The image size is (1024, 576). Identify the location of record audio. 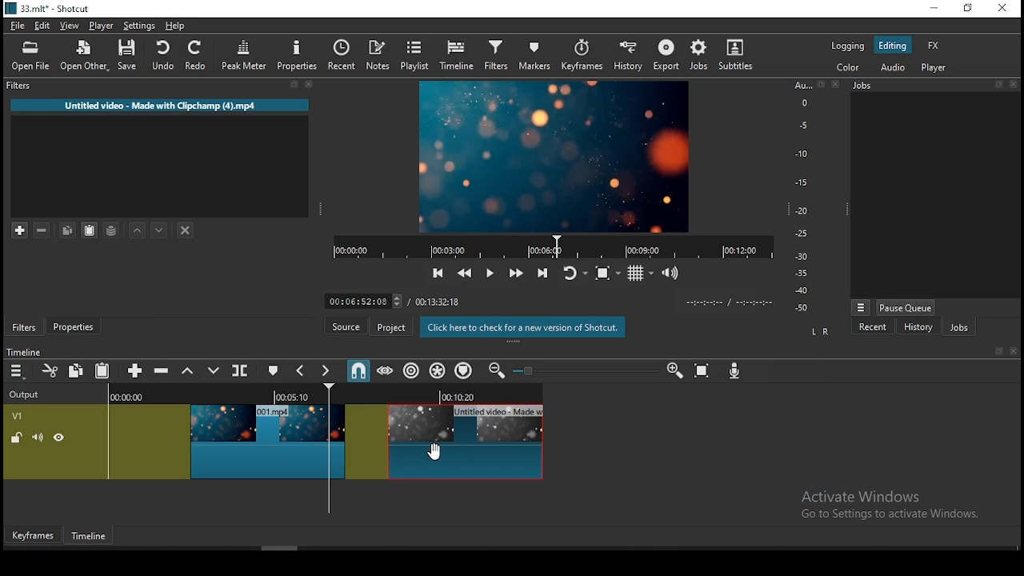
(736, 373).